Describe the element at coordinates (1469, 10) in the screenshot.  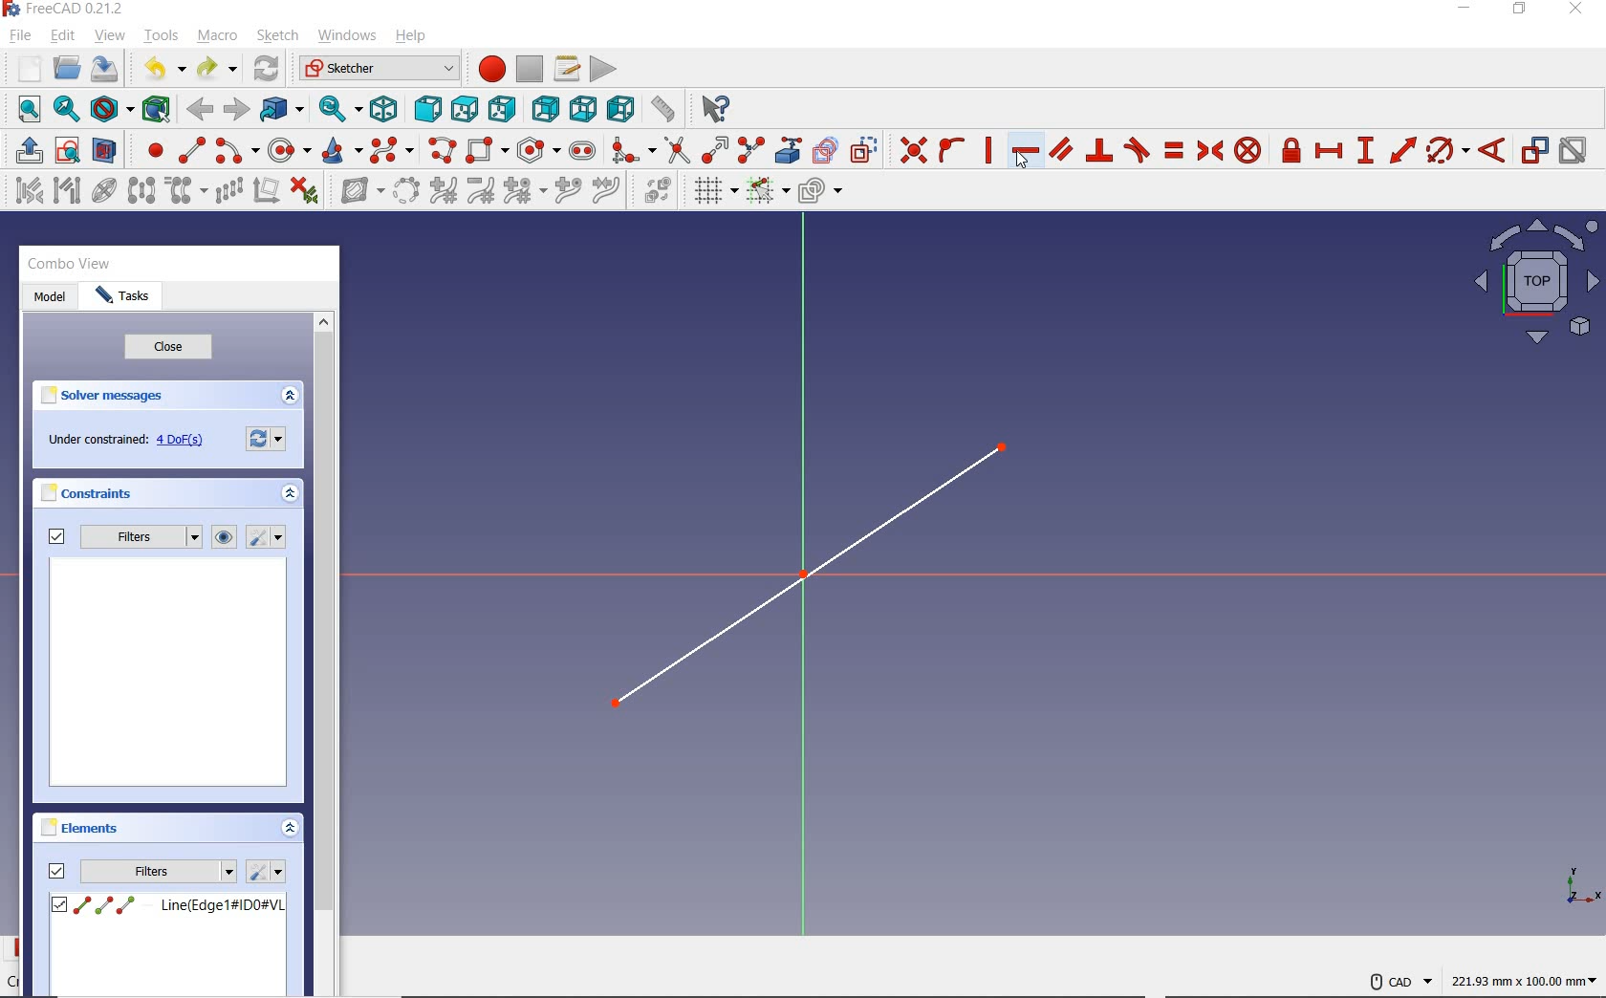
I see `MINIMIZE` at that location.